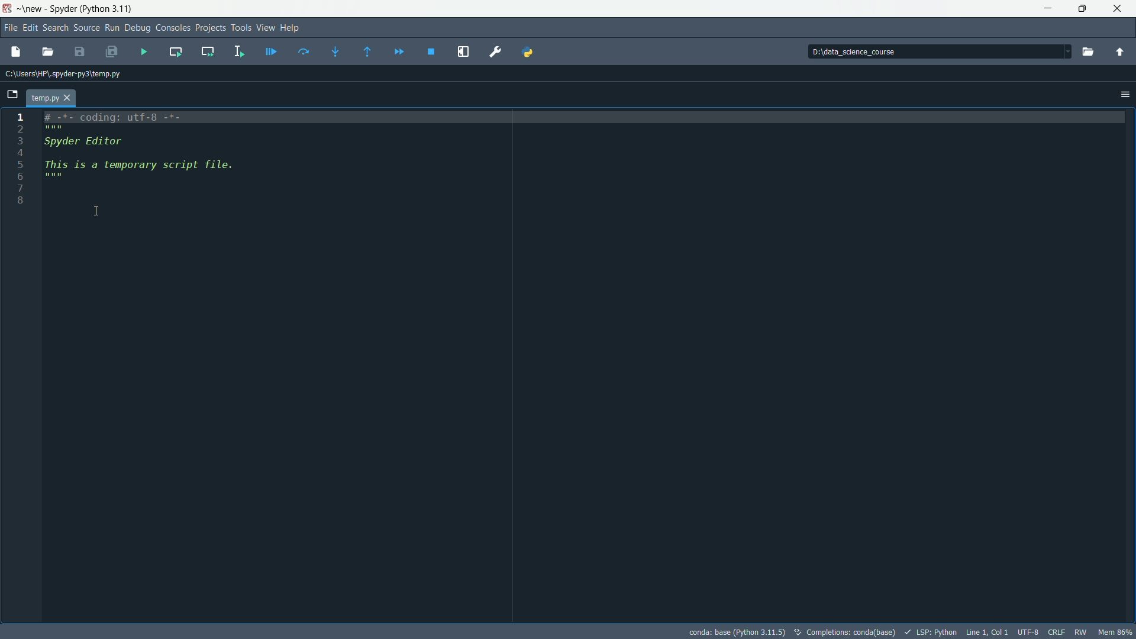 This screenshot has height=639, width=1136. What do you see at coordinates (87, 28) in the screenshot?
I see `source menu` at bounding box center [87, 28].